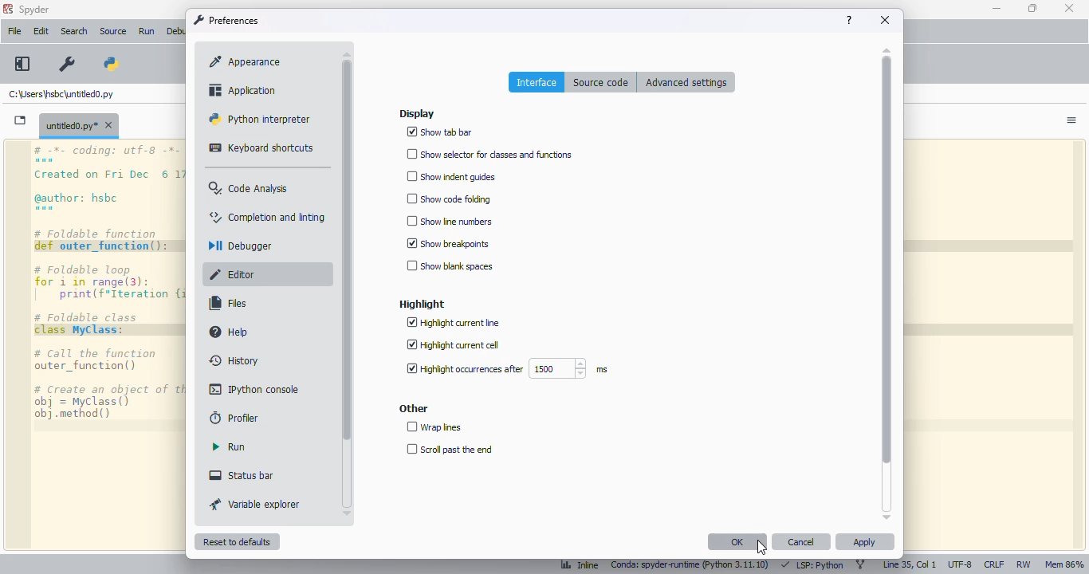 The width and height of the screenshot is (1089, 574). Describe the element at coordinates (258, 118) in the screenshot. I see `python interpreter` at that location.